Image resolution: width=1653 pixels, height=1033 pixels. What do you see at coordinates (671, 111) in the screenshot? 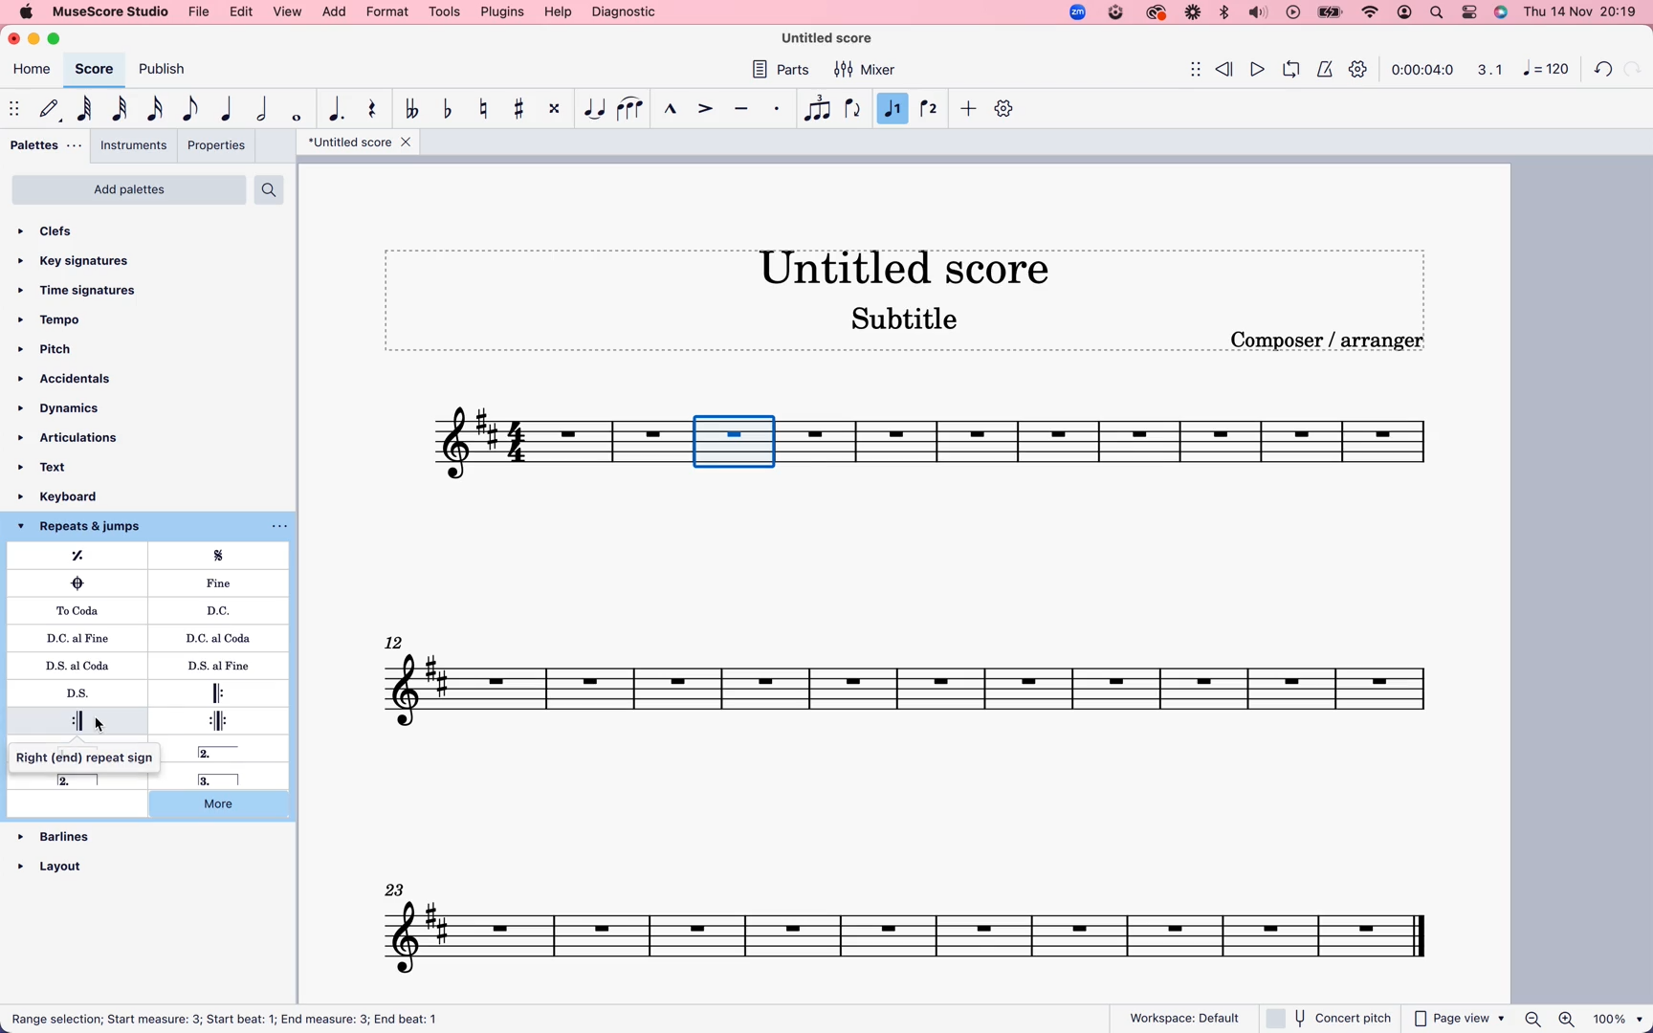
I see `marcato` at bounding box center [671, 111].